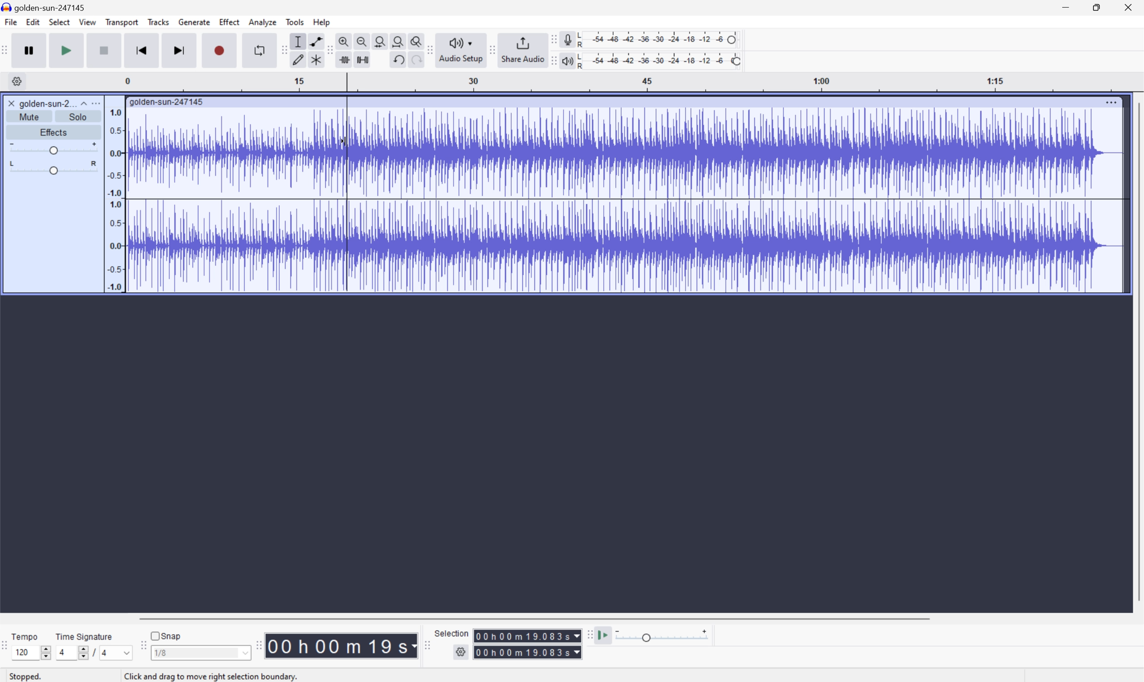 This screenshot has height=682, width=1144. Describe the element at coordinates (161, 652) in the screenshot. I see `1/8` at that location.